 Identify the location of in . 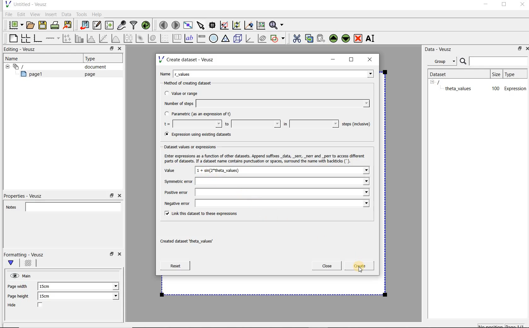
(310, 124).